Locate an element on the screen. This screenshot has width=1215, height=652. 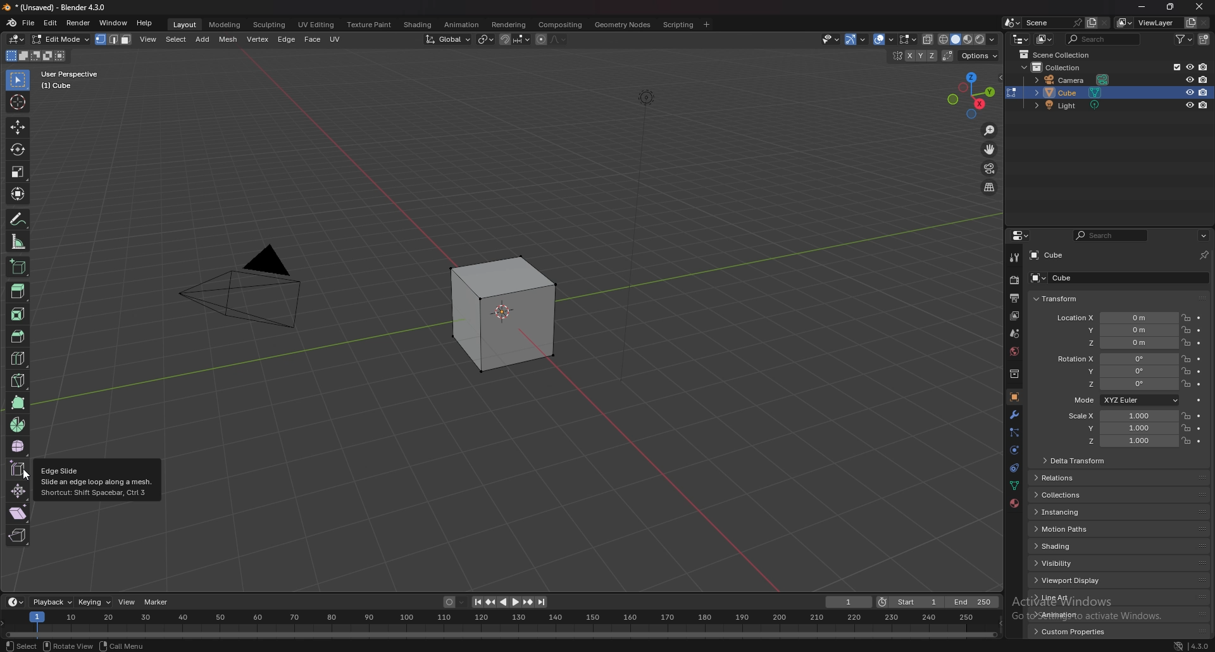
add view layer is located at coordinates (1189, 22).